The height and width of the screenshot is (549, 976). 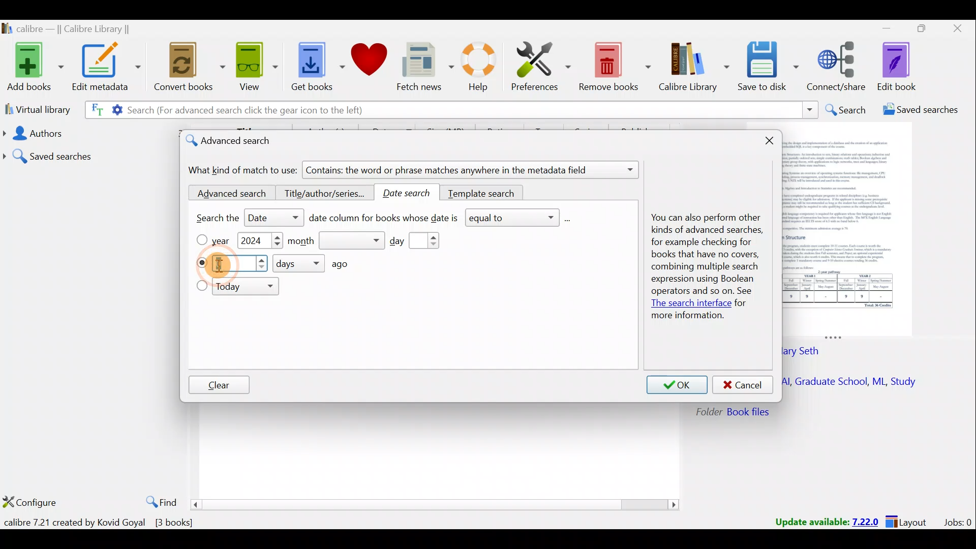 I want to click on Remove books, so click(x=614, y=65).